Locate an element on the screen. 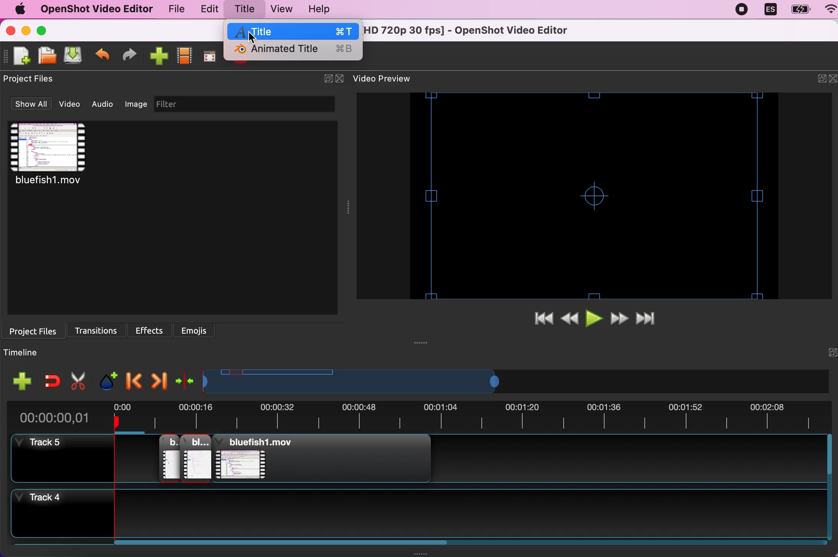 This screenshot has width=838, height=557. undo is located at coordinates (103, 57).